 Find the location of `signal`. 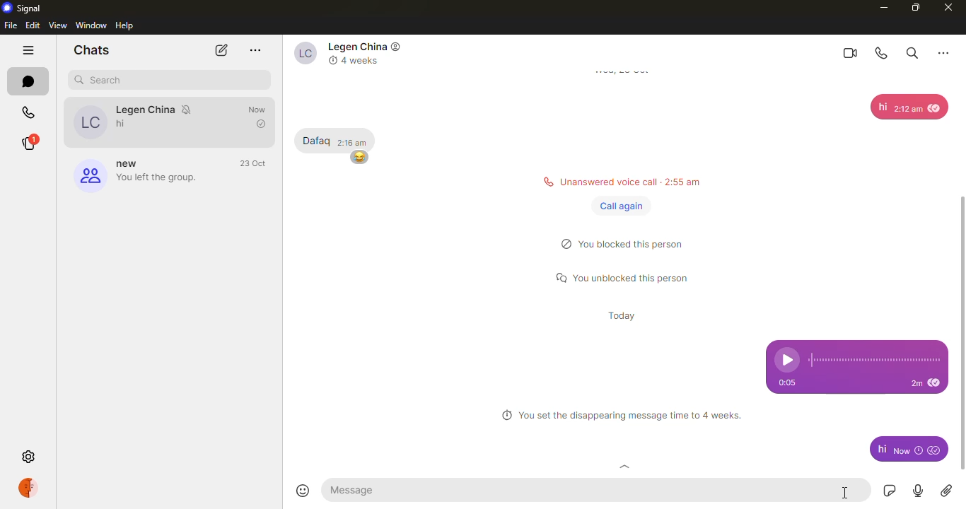

signal is located at coordinates (24, 8).